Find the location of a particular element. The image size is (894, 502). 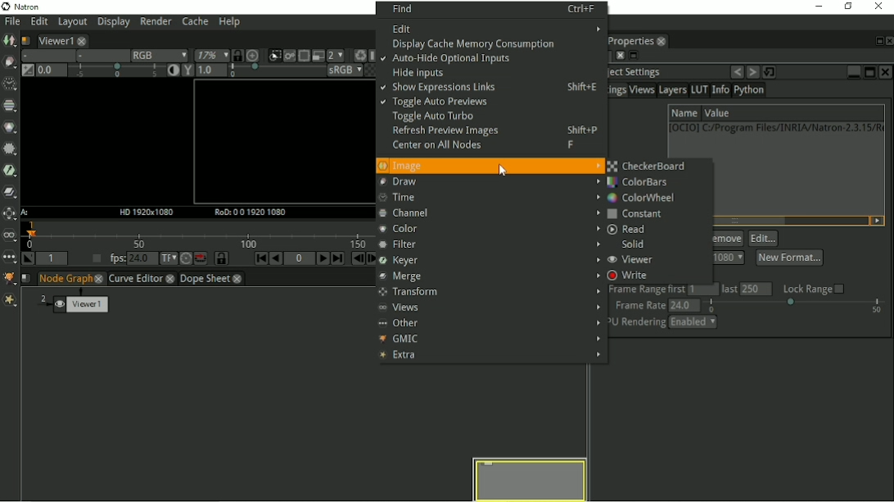

First frame is located at coordinates (255, 259).